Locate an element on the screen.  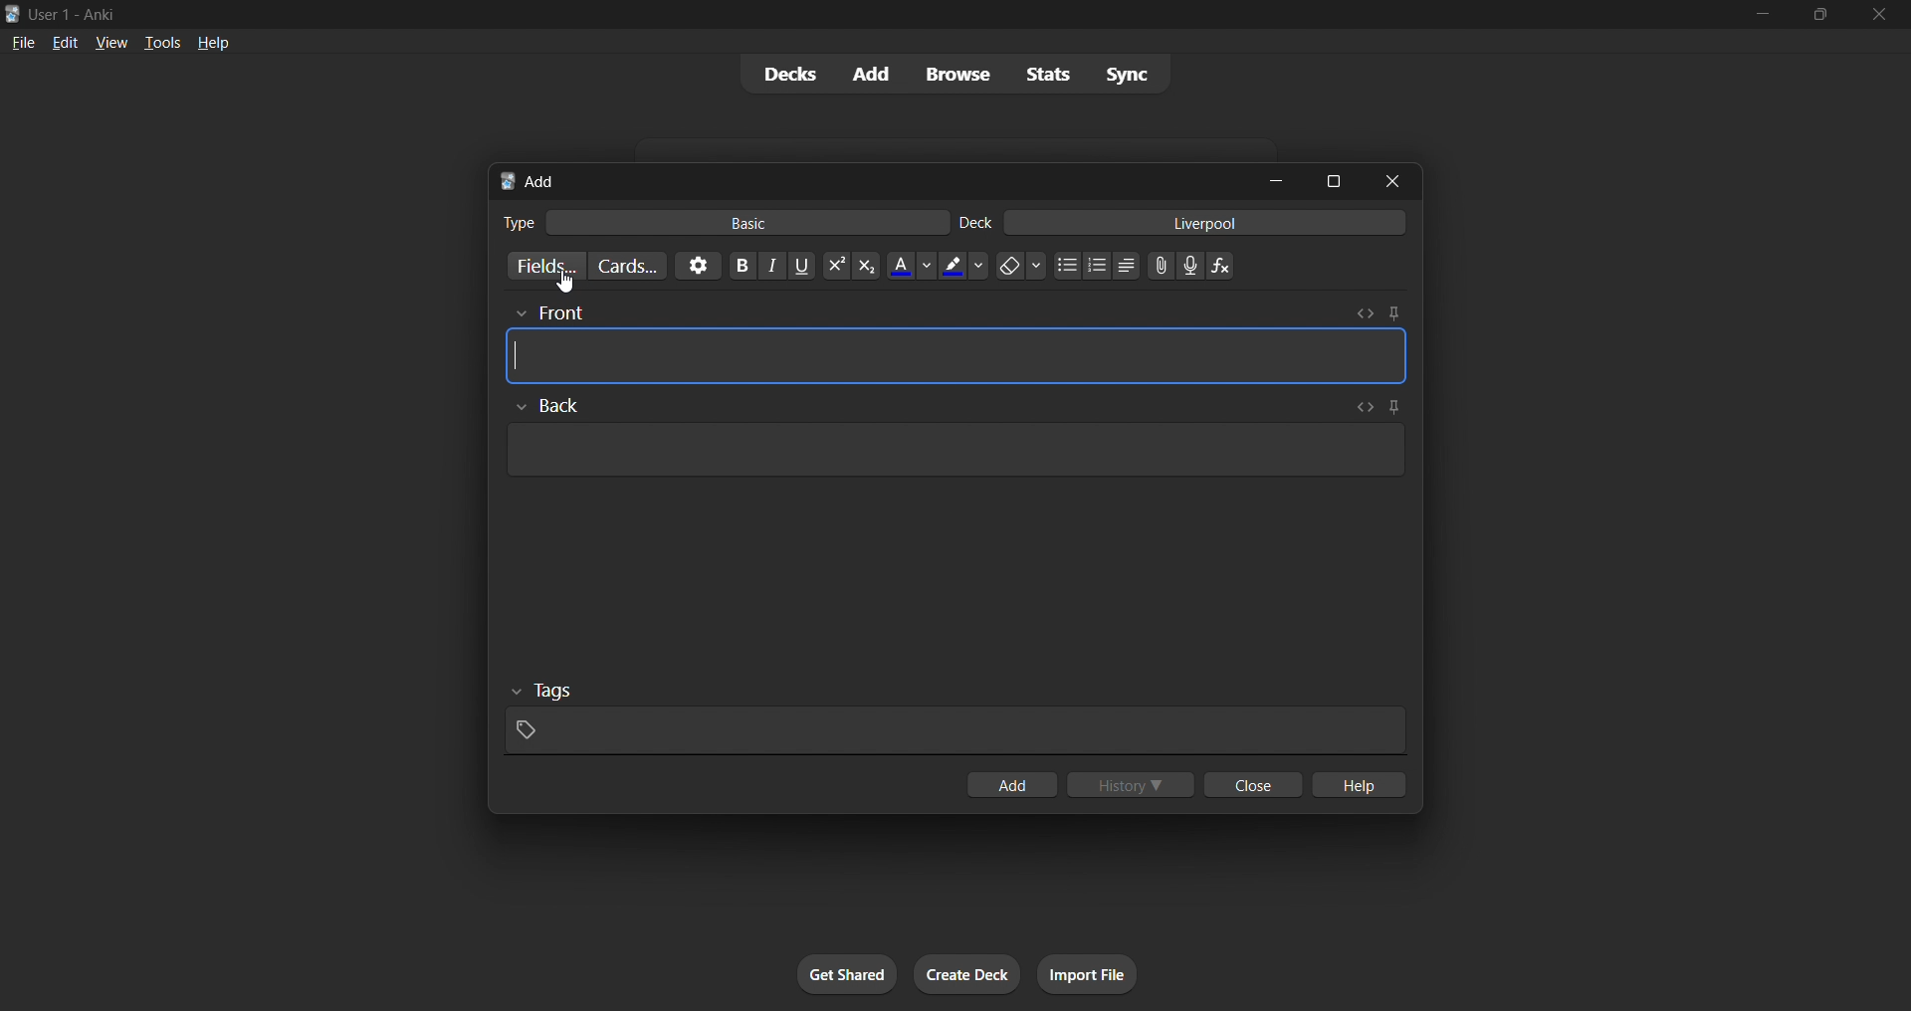
decks is located at coordinates (787, 75).